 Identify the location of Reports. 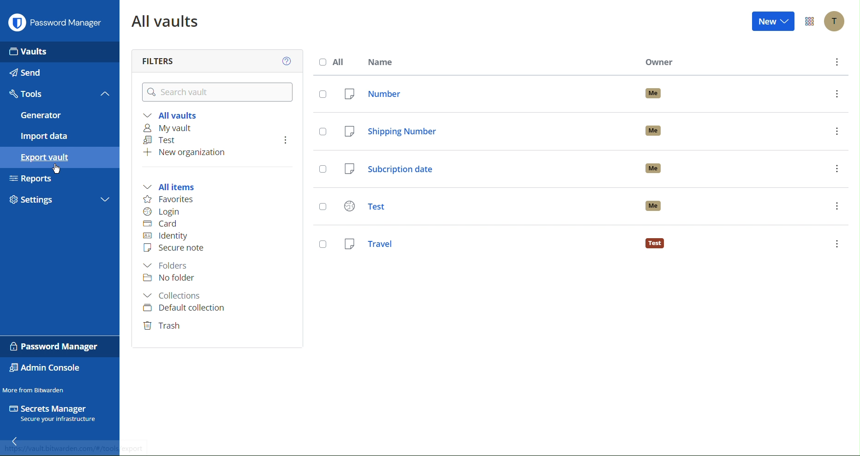
(35, 177).